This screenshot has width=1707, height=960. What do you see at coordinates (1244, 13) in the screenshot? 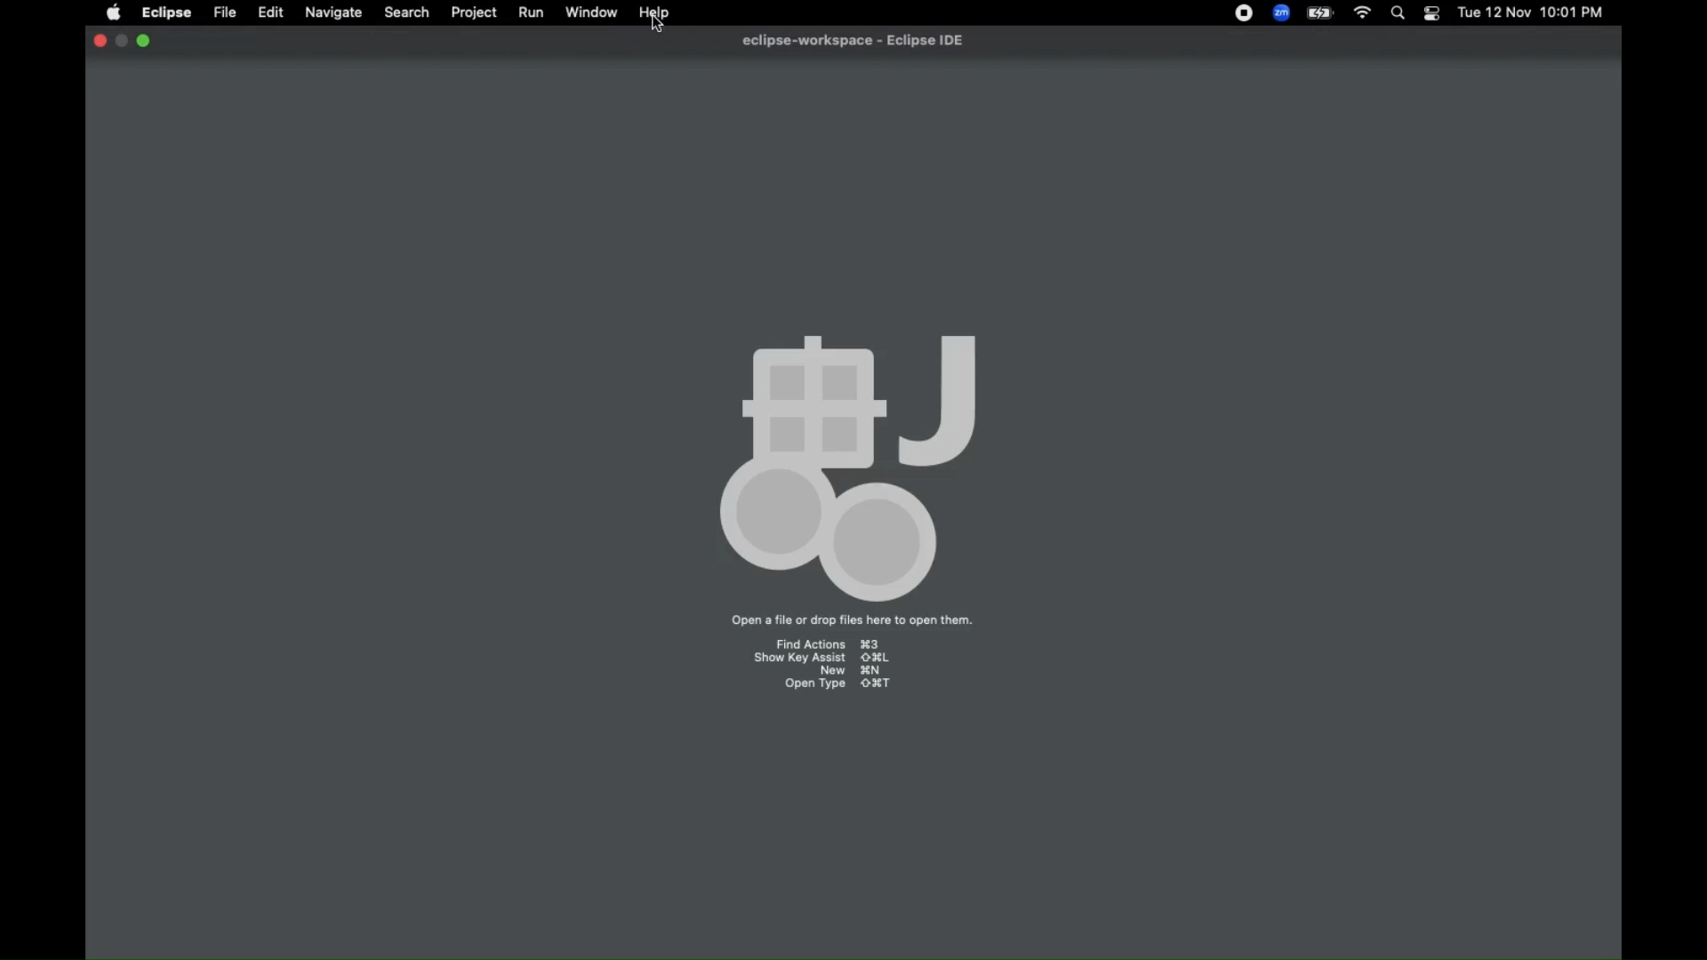
I see `Recording` at bounding box center [1244, 13].